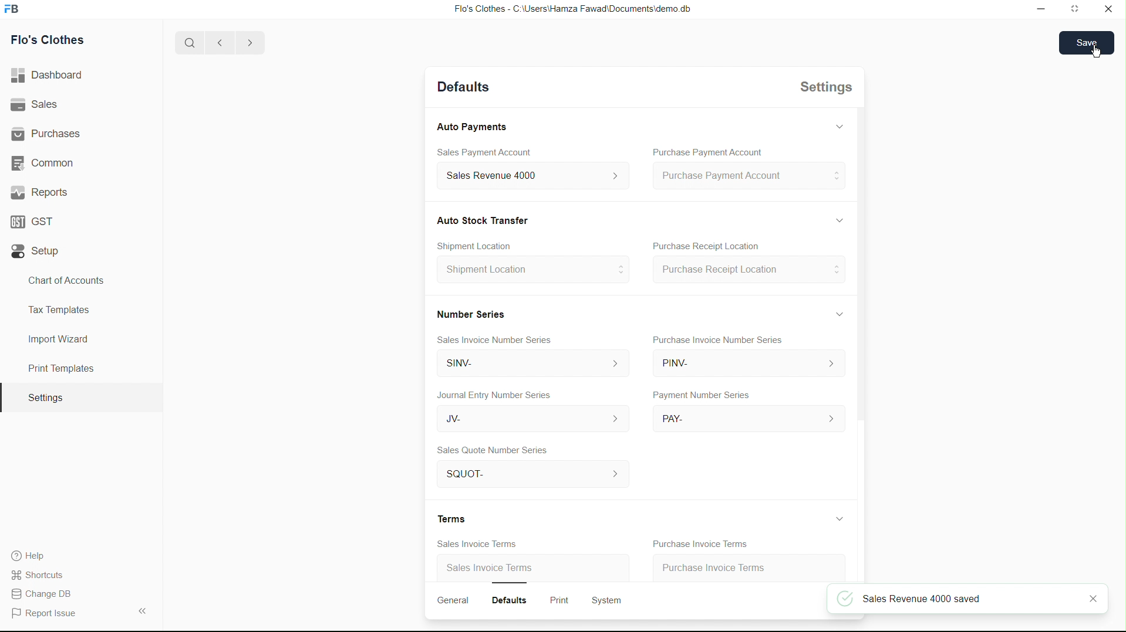 The width and height of the screenshot is (1126, 632). I want to click on Collapse, so click(141, 610).